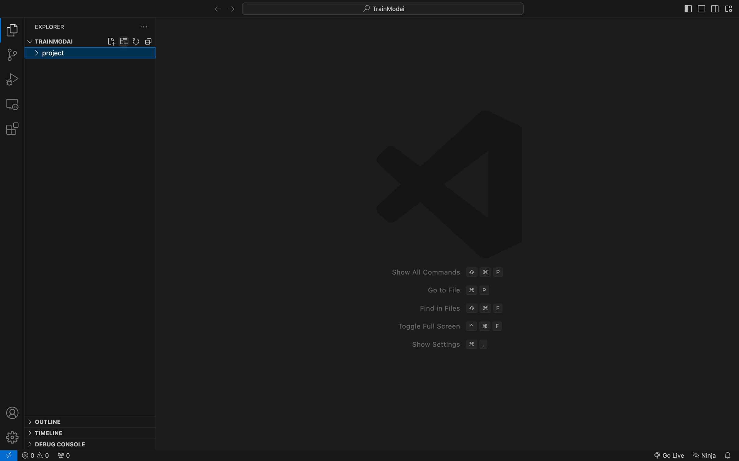  What do you see at coordinates (137, 41) in the screenshot?
I see `reload` at bounding box center [137, 41].